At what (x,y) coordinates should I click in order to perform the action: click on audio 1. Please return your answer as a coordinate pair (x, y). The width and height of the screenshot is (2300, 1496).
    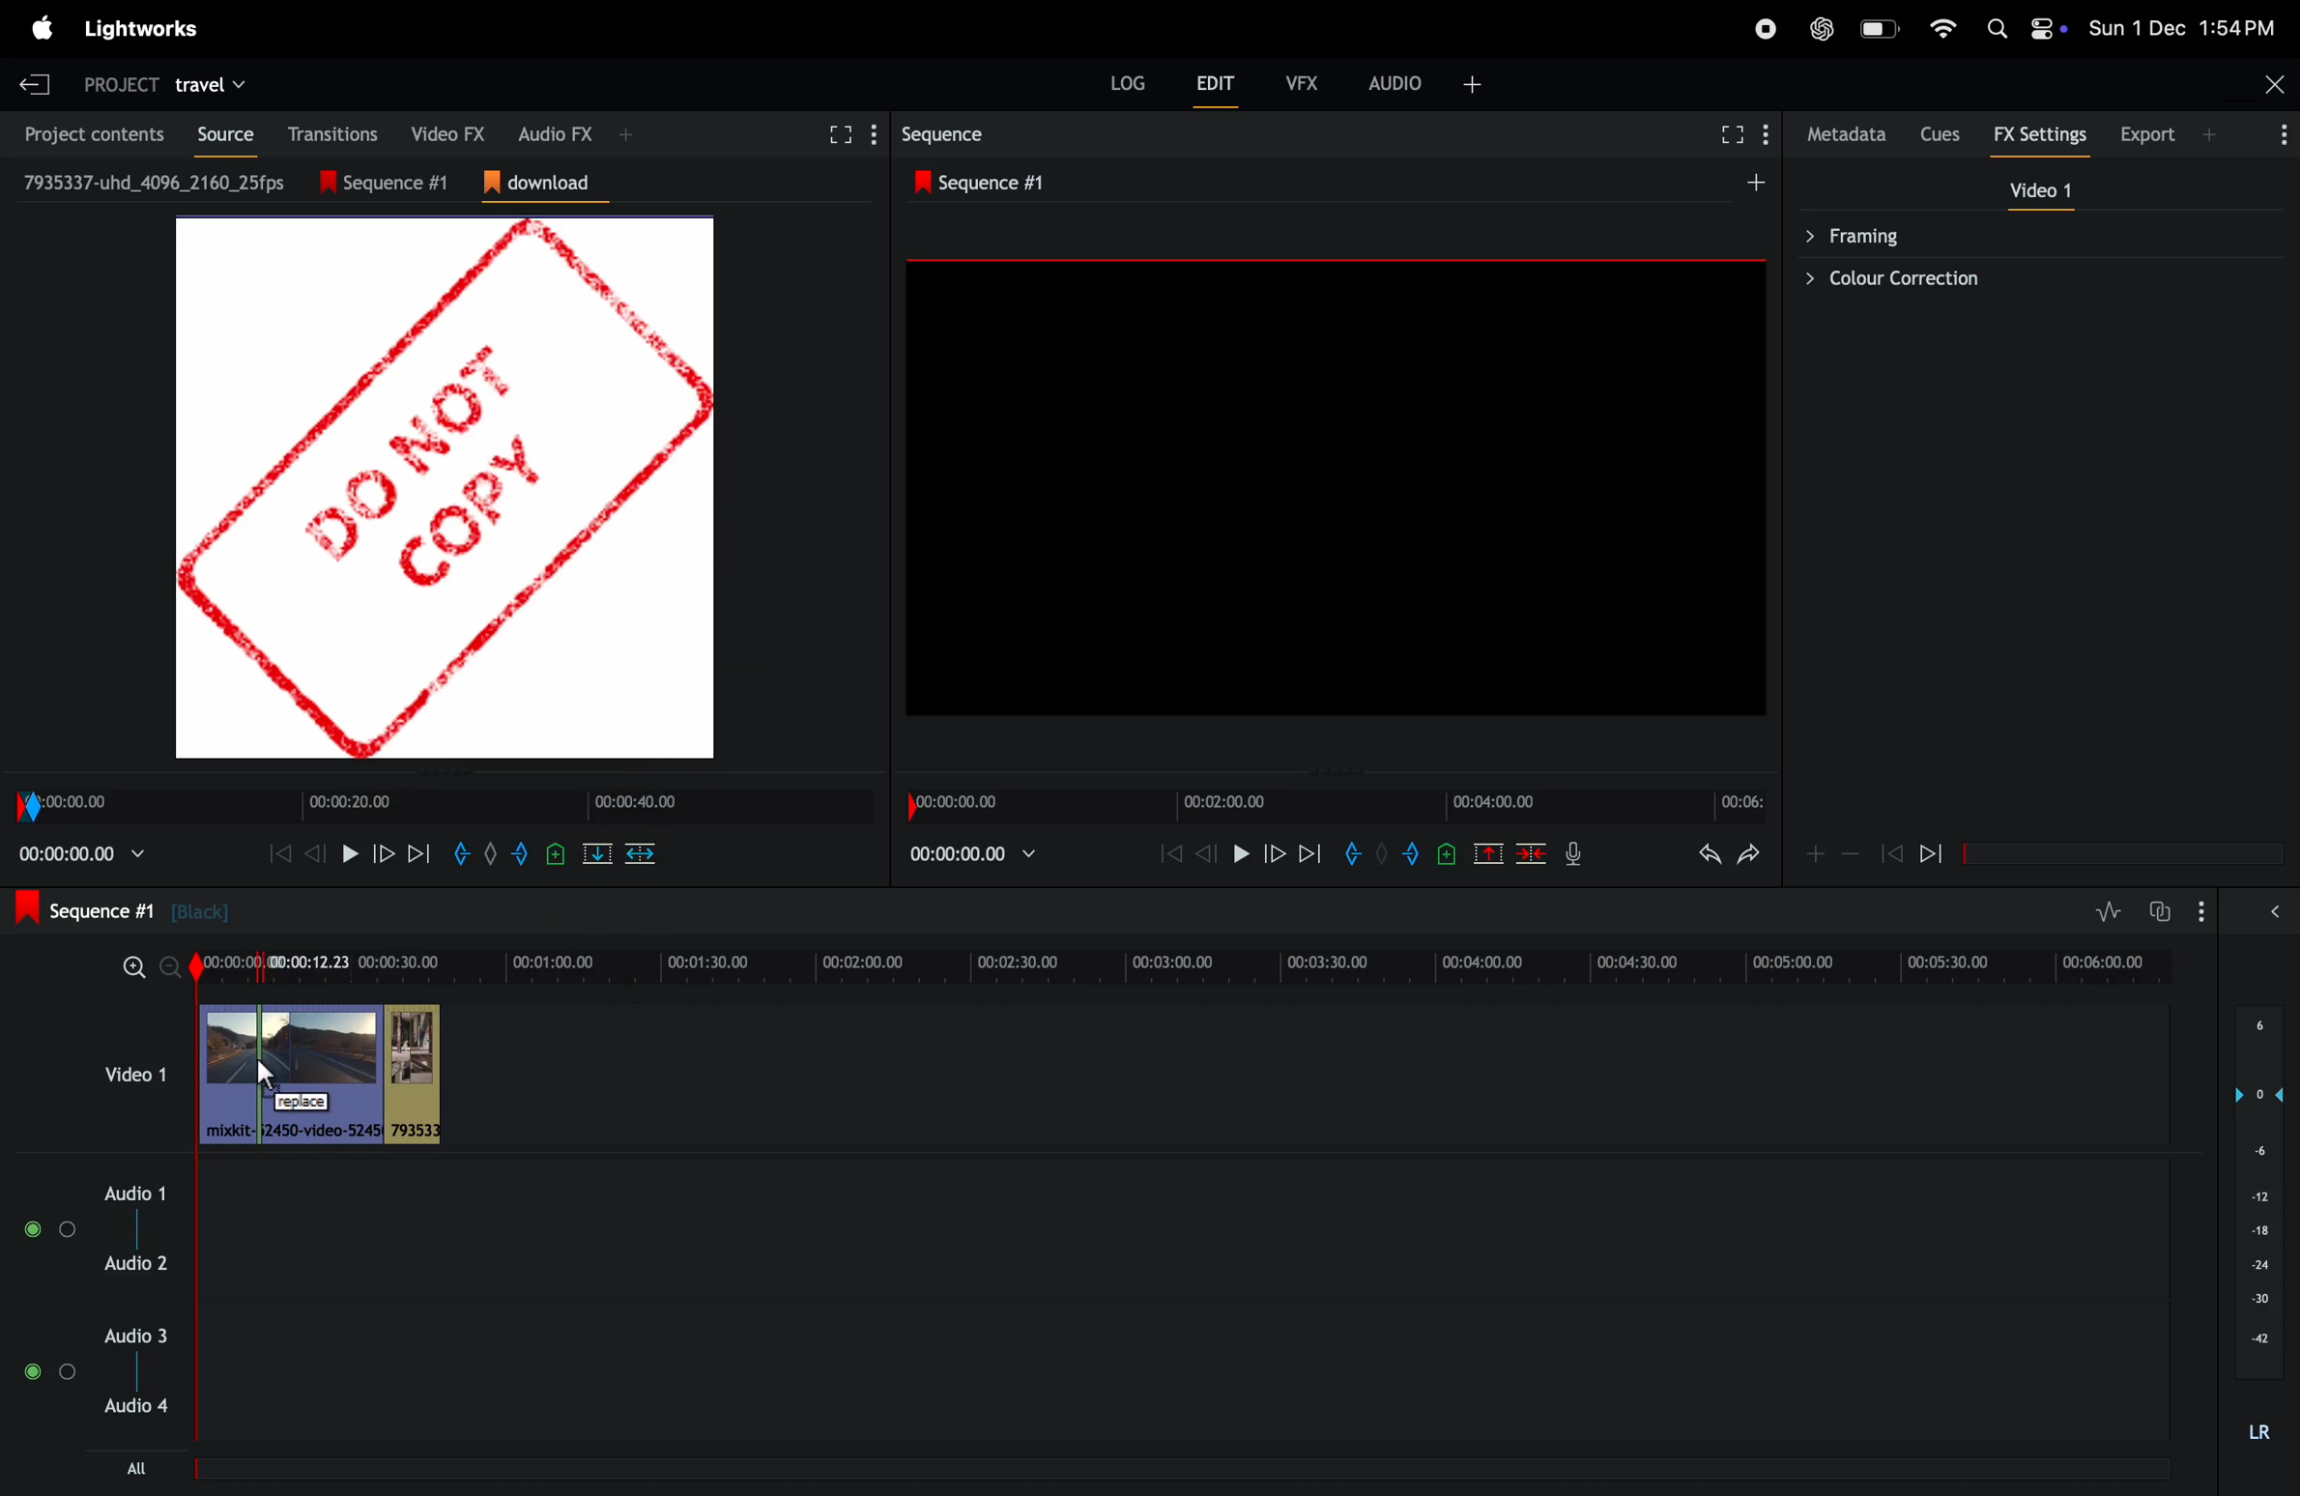
    Looking at the image, I should click on (129, 1194).